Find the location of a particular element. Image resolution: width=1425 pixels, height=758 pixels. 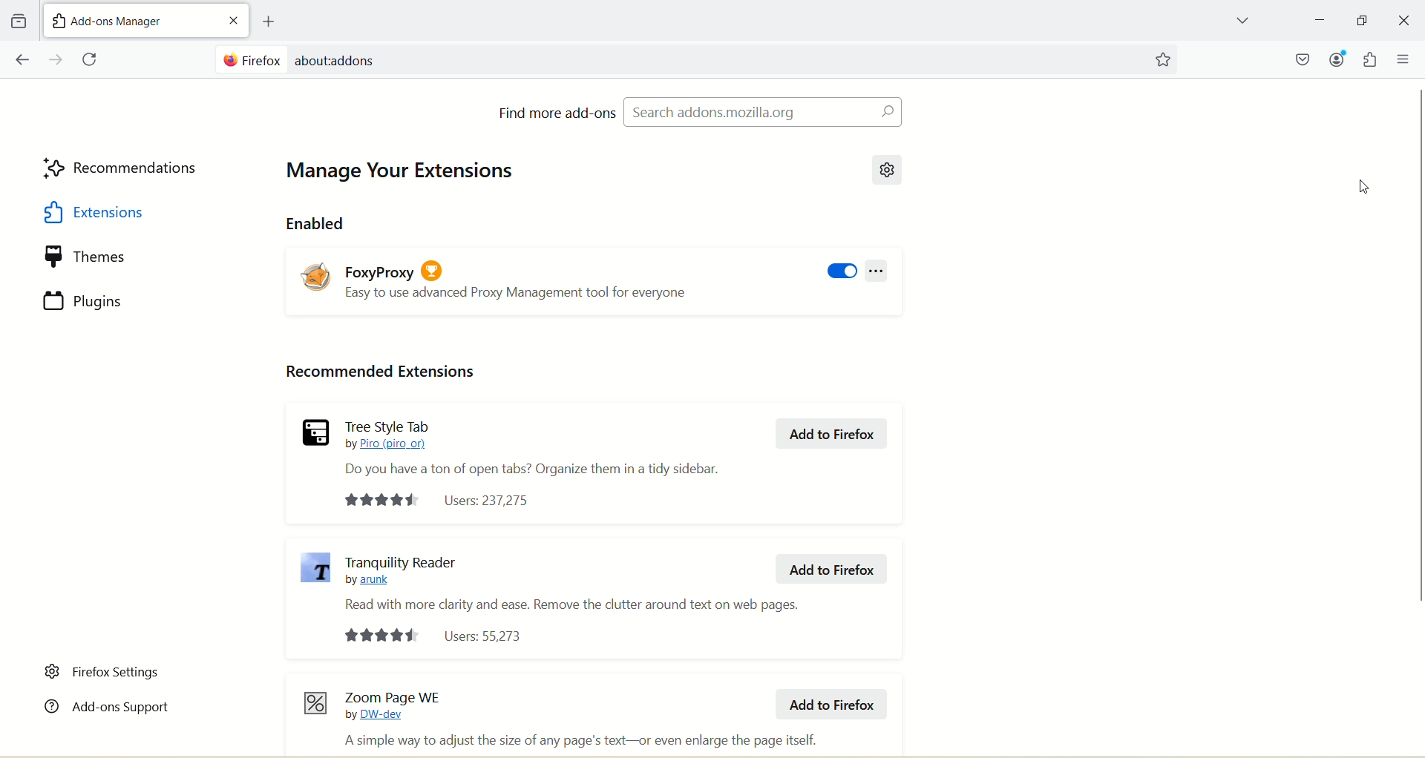

Theme is located at coordinates (125, 257).